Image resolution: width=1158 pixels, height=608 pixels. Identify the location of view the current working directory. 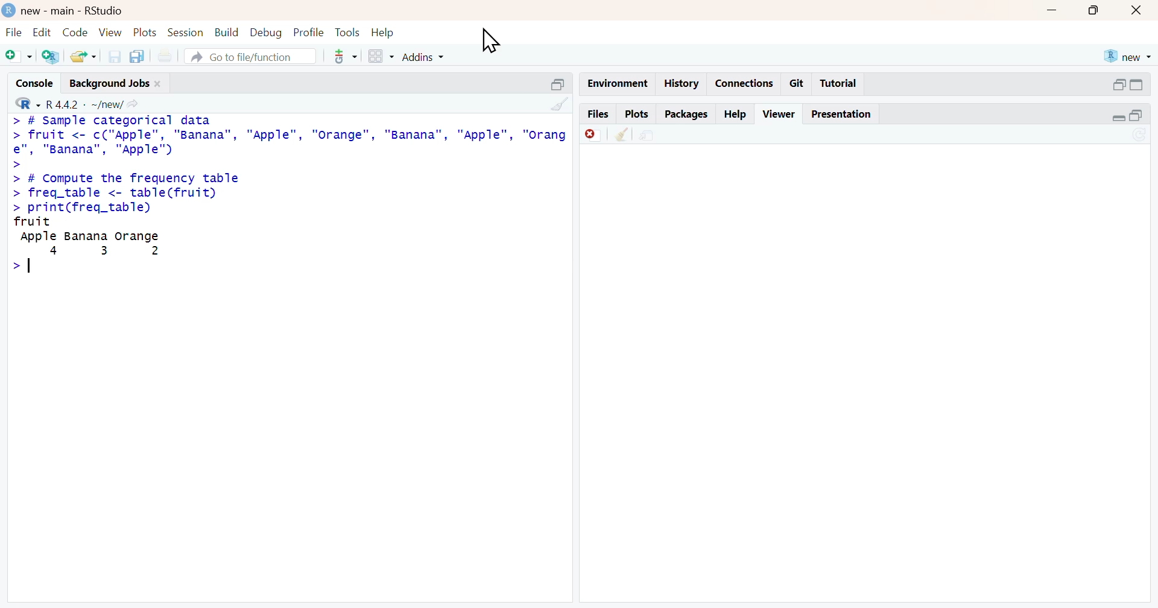
(133, 105).